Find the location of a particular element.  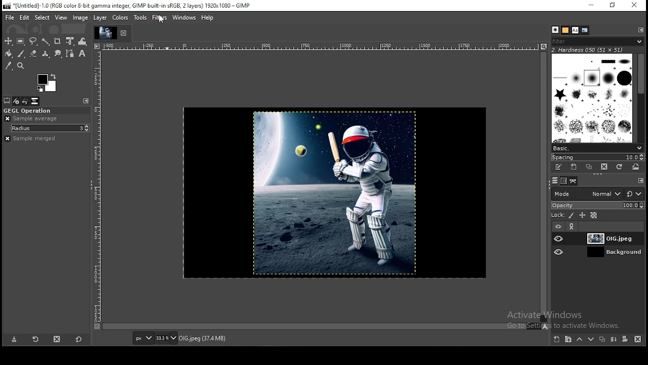

layer is located at coordinates (101, 18).